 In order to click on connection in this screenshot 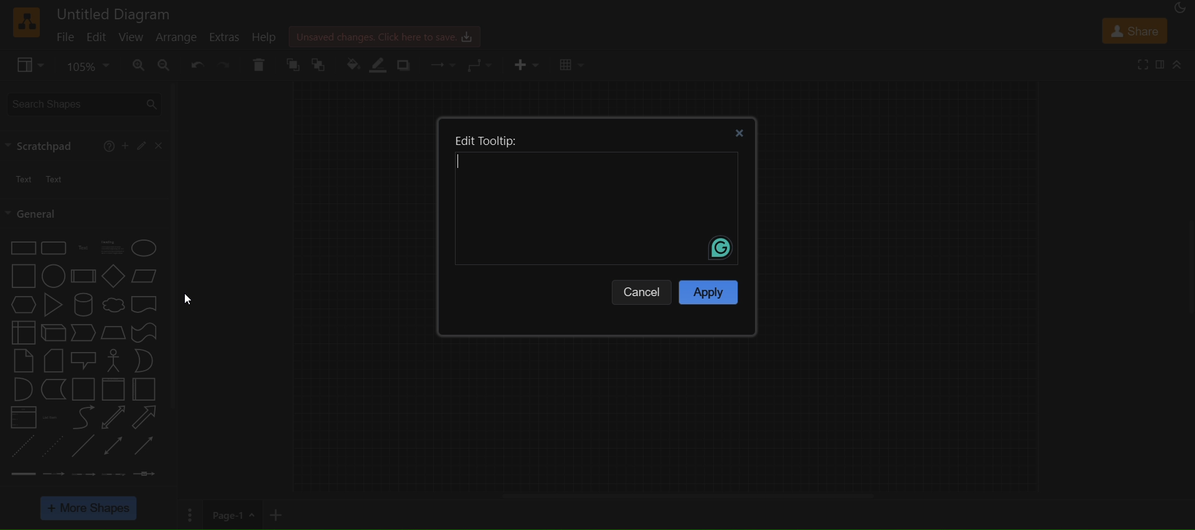, I will do `click(443, 65)`.